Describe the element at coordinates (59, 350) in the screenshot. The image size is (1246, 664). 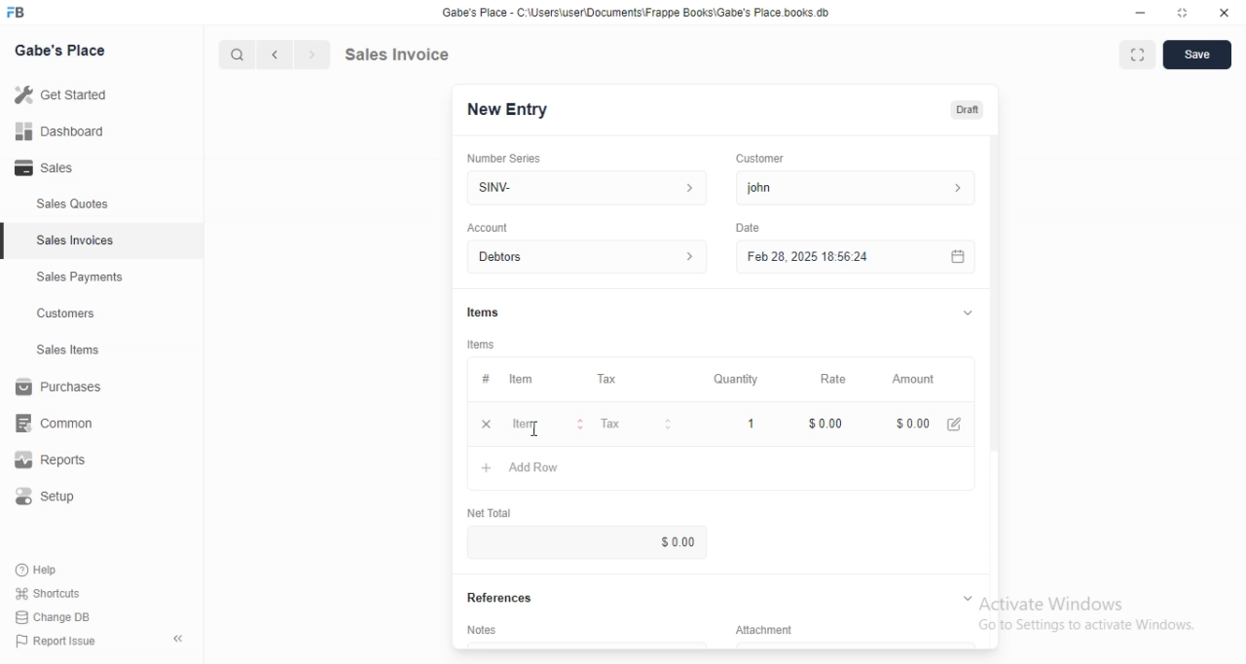
I see `Sales Items` at that location.